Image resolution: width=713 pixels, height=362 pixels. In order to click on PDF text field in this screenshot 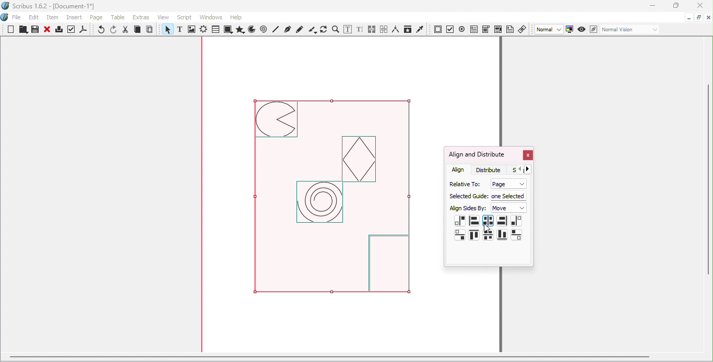, I will do `click(473, 28)`.